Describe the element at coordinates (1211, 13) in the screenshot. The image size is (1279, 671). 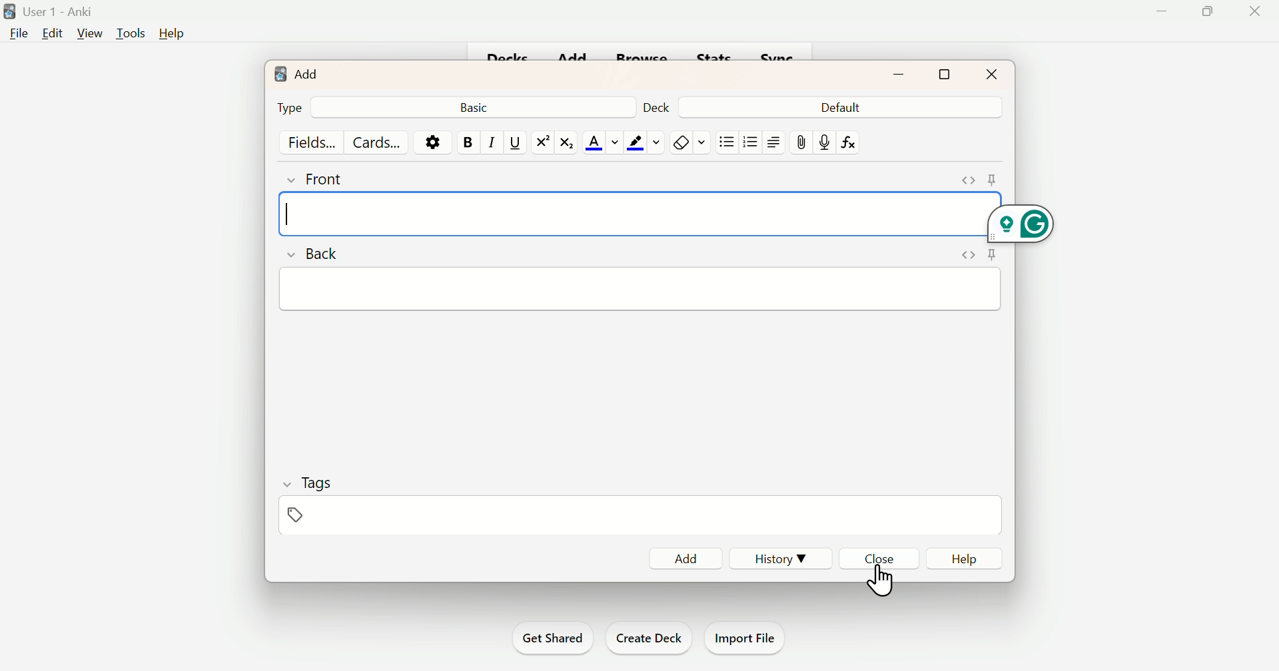
I see `Maximize` at that location.